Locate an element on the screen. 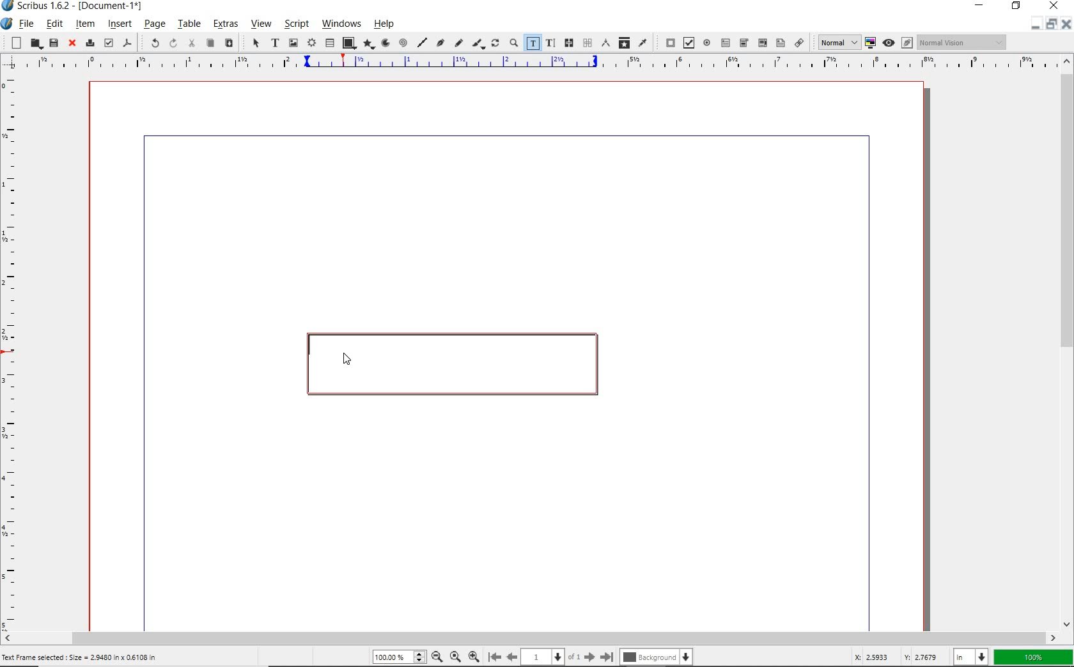 The width and height of the screenshot is (1074, 667). Minimize is located at coordinates (1050, 25).